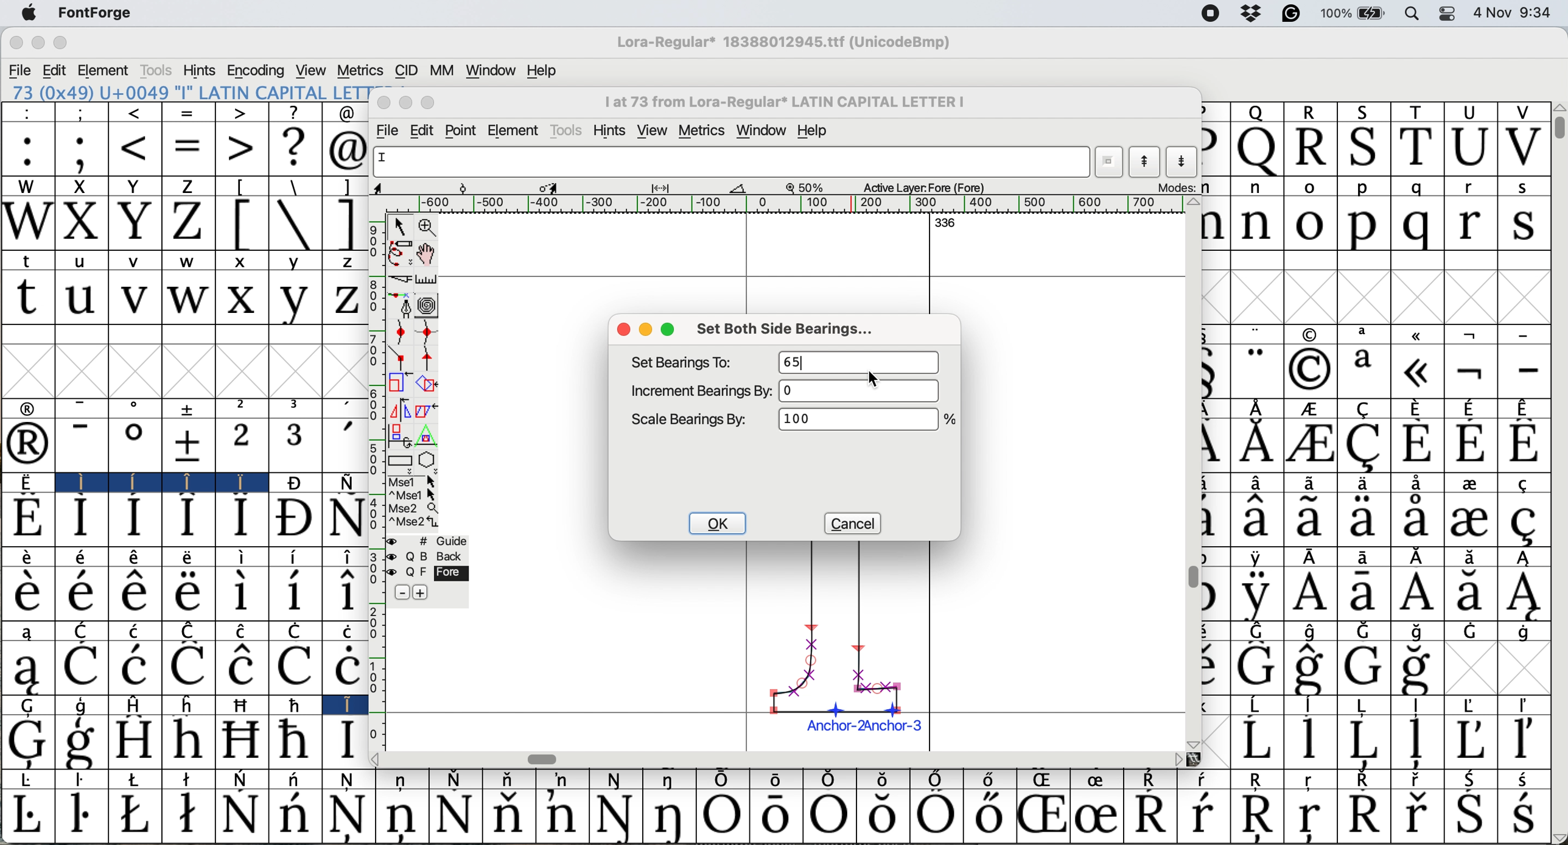 The image size is (1568, 845). What do you see at coordinates (780, 44) in the screenshot?
I see `Lora regular*18388012945.ttf (UnicodeBmp)` at bounding box center [780, 44].